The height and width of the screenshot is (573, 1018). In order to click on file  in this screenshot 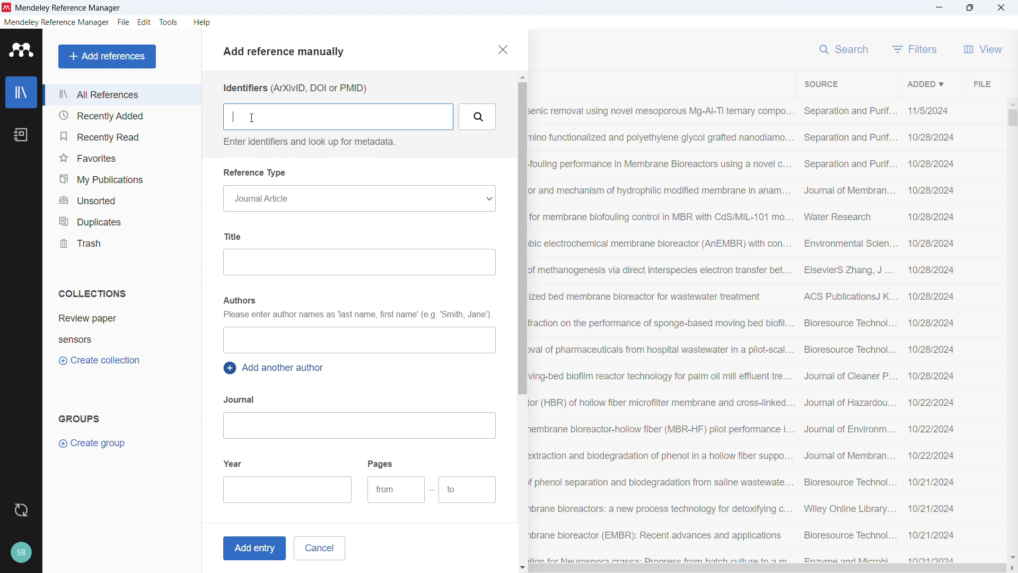, I will do `click(123, 23)`.